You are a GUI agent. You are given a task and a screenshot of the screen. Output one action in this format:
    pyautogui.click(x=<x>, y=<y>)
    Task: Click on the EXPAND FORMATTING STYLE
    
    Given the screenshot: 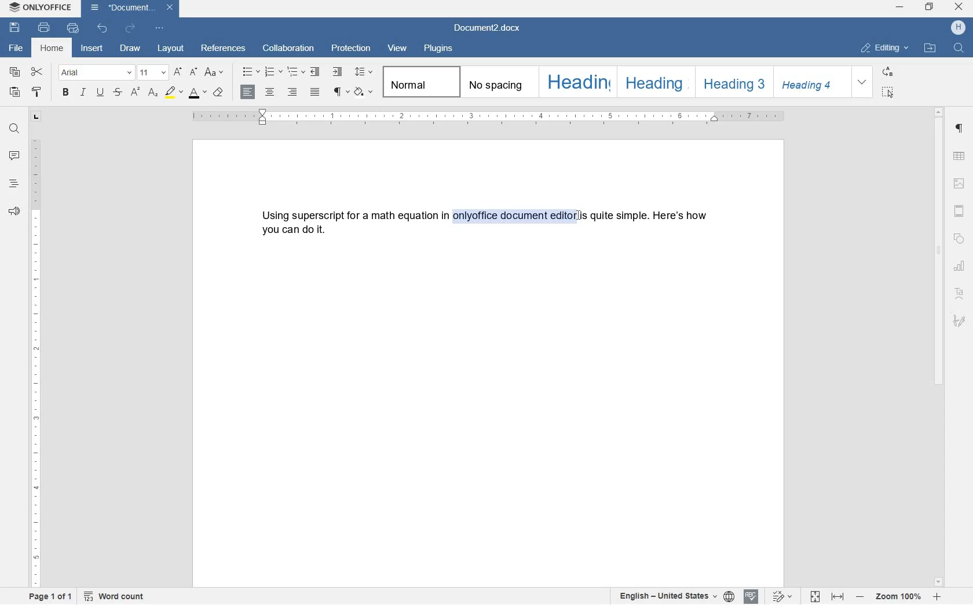 What is the action you would take?
    pyautogui.click(x=864, y=82)
    